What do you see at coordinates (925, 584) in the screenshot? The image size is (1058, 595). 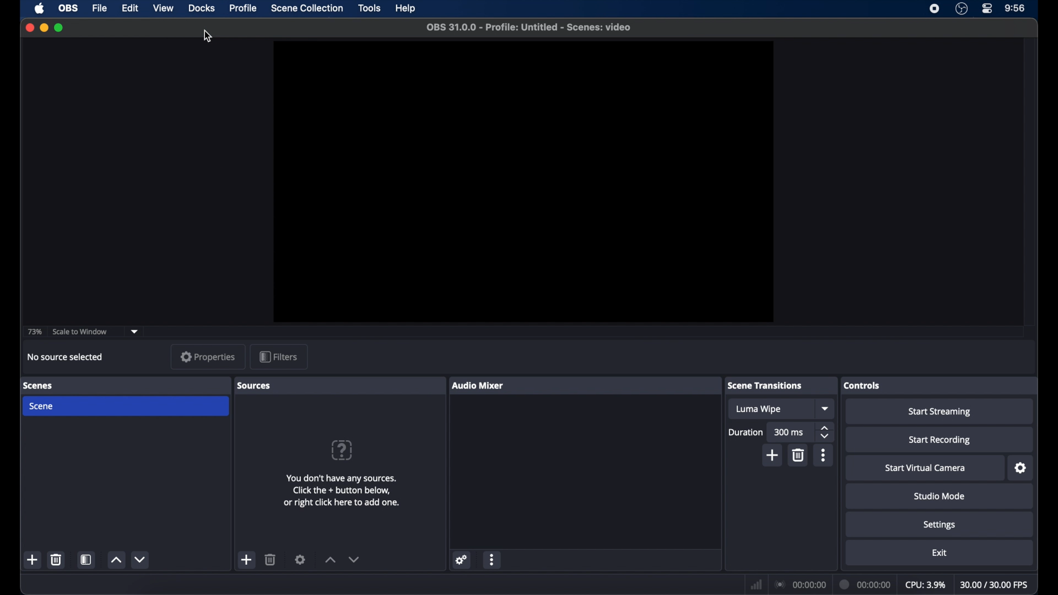 I see `cpu` at bounding box center [925, 584].